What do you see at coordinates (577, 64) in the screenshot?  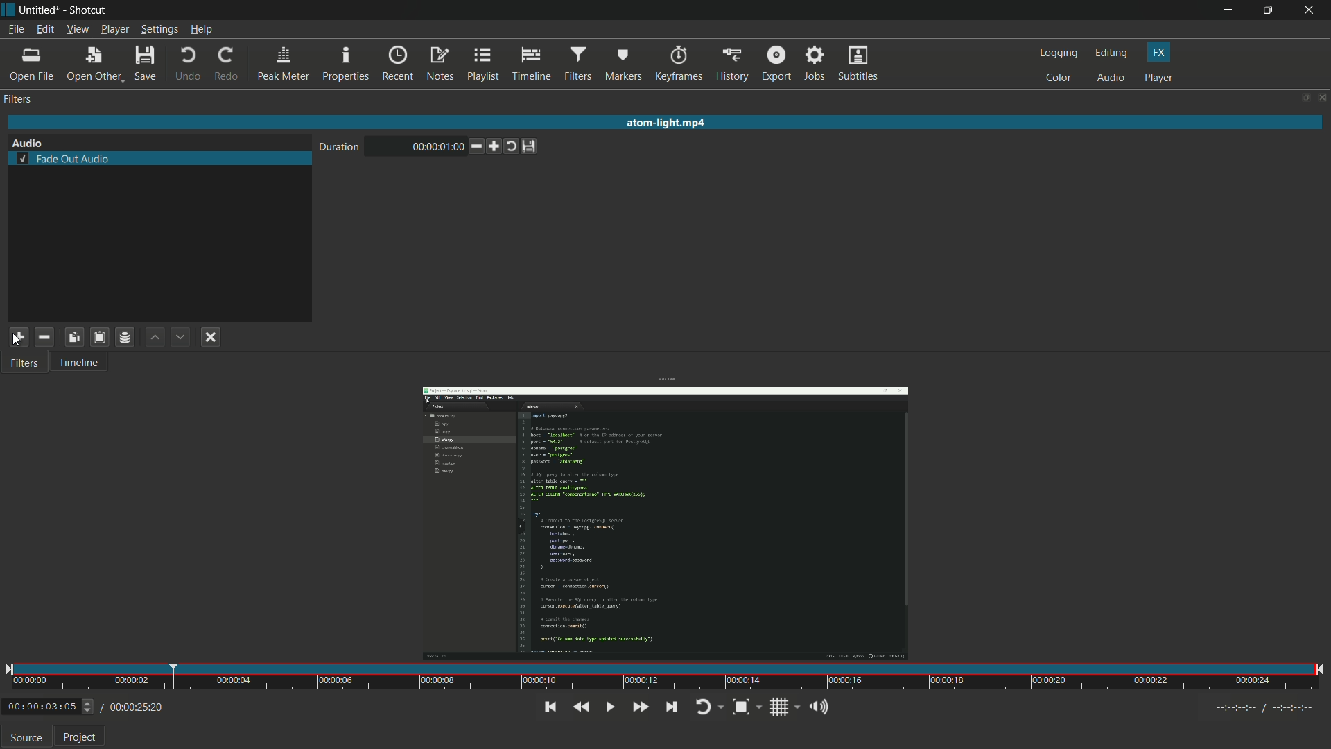 I see `filters` at bounding box center [577, 64].